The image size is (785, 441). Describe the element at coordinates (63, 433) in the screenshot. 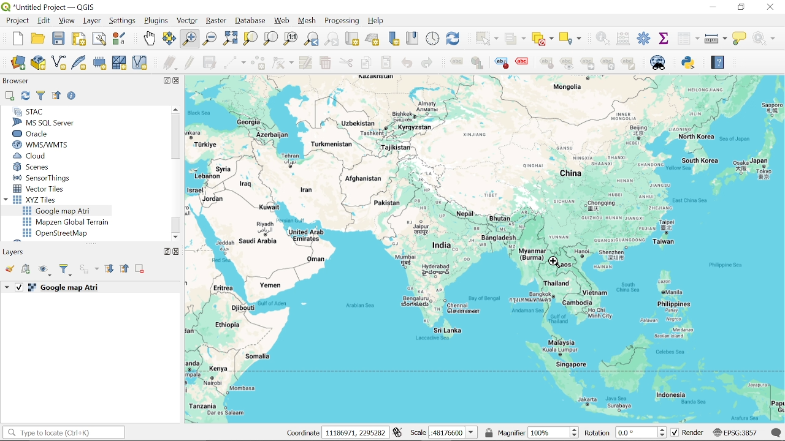

I see `Type here to locate` at that location.